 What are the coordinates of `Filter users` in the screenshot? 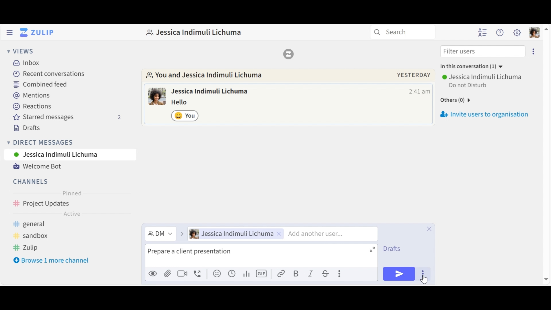 It's located at (482, 51).